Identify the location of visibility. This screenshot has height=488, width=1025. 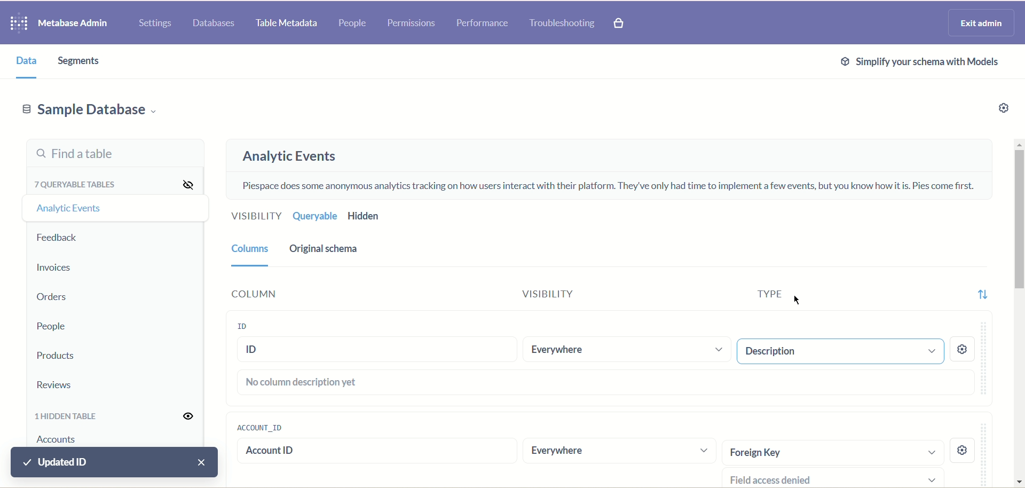
(256, 215).